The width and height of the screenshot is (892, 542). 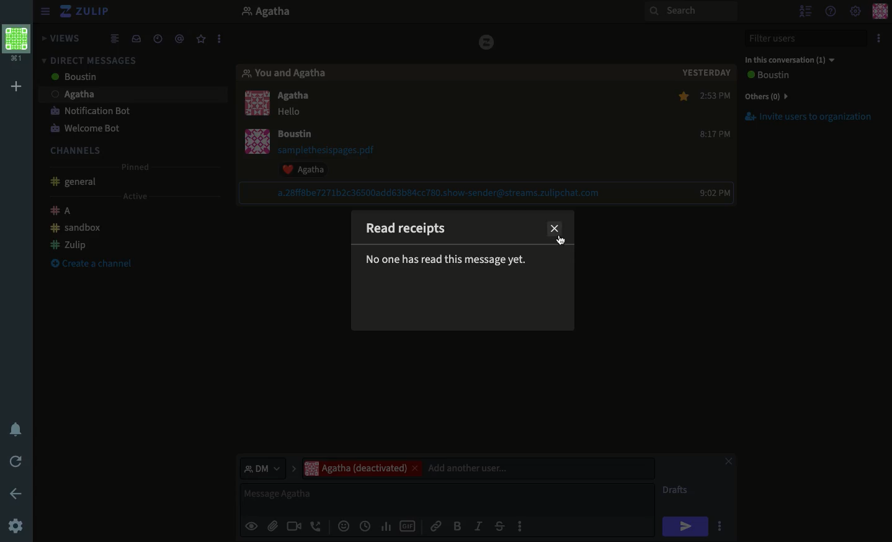 I want to click on Send, so click(x=685, y=526).